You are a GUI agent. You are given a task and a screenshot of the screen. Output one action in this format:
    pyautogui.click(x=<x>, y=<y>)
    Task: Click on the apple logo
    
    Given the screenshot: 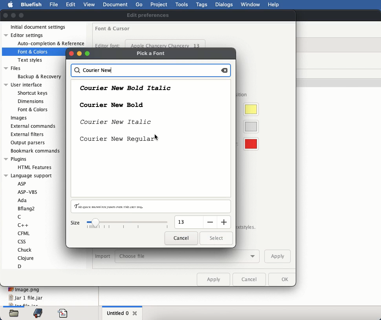 What is the action you would take?
    pyautogui.click(x=11, y=5)
    